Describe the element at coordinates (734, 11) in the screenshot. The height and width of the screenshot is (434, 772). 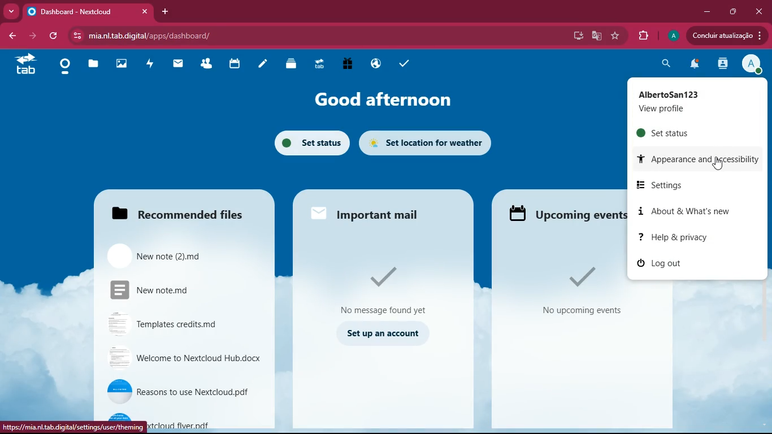
I see `maximize` at that location.